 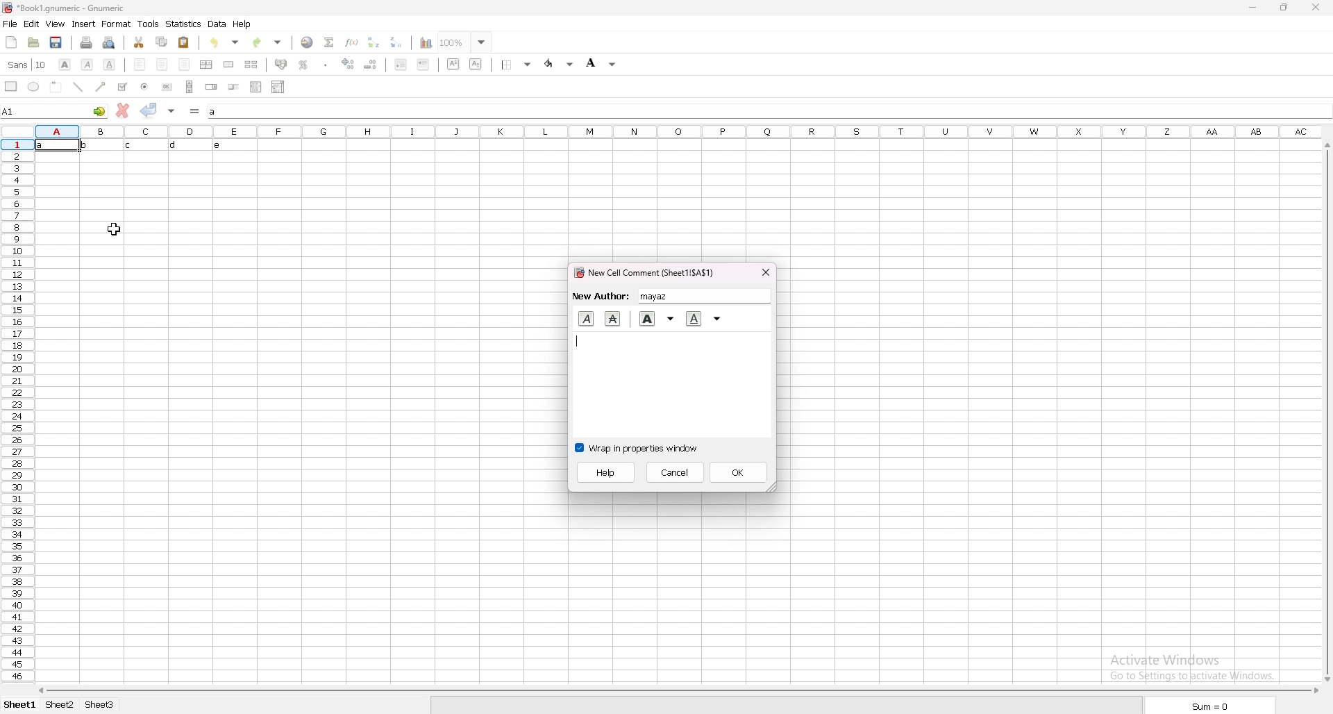 I want to click on thousand separator, so click(x=326, y=64).